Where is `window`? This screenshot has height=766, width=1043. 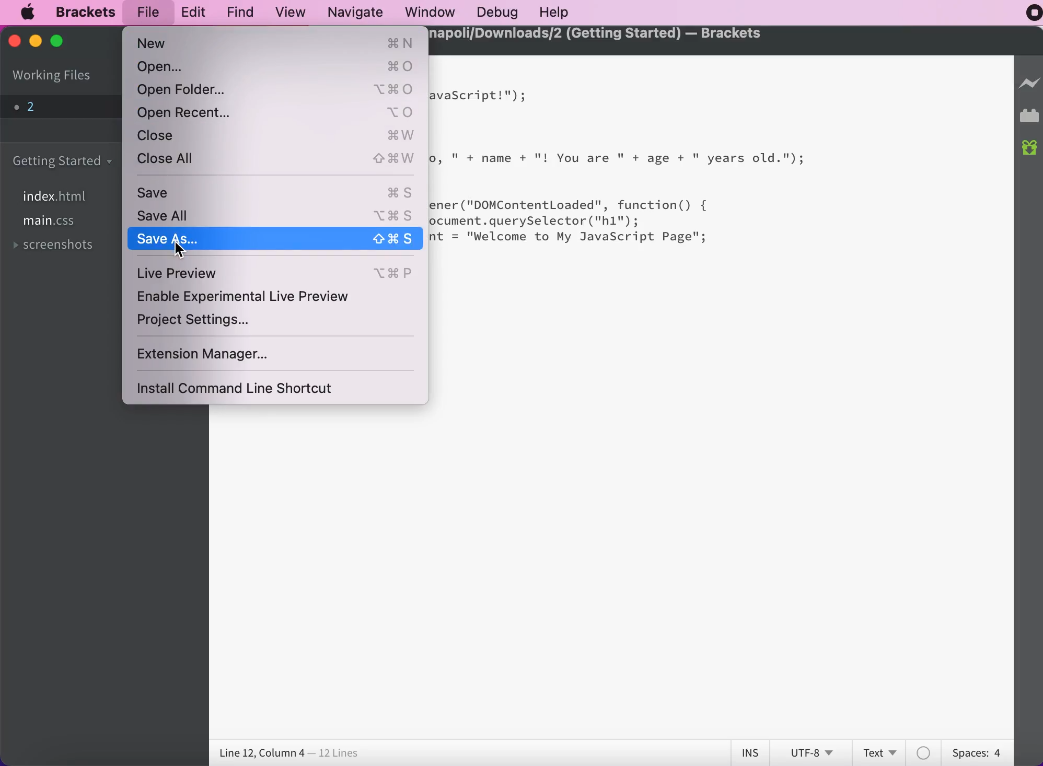 window is located at coordinates (428, 13).